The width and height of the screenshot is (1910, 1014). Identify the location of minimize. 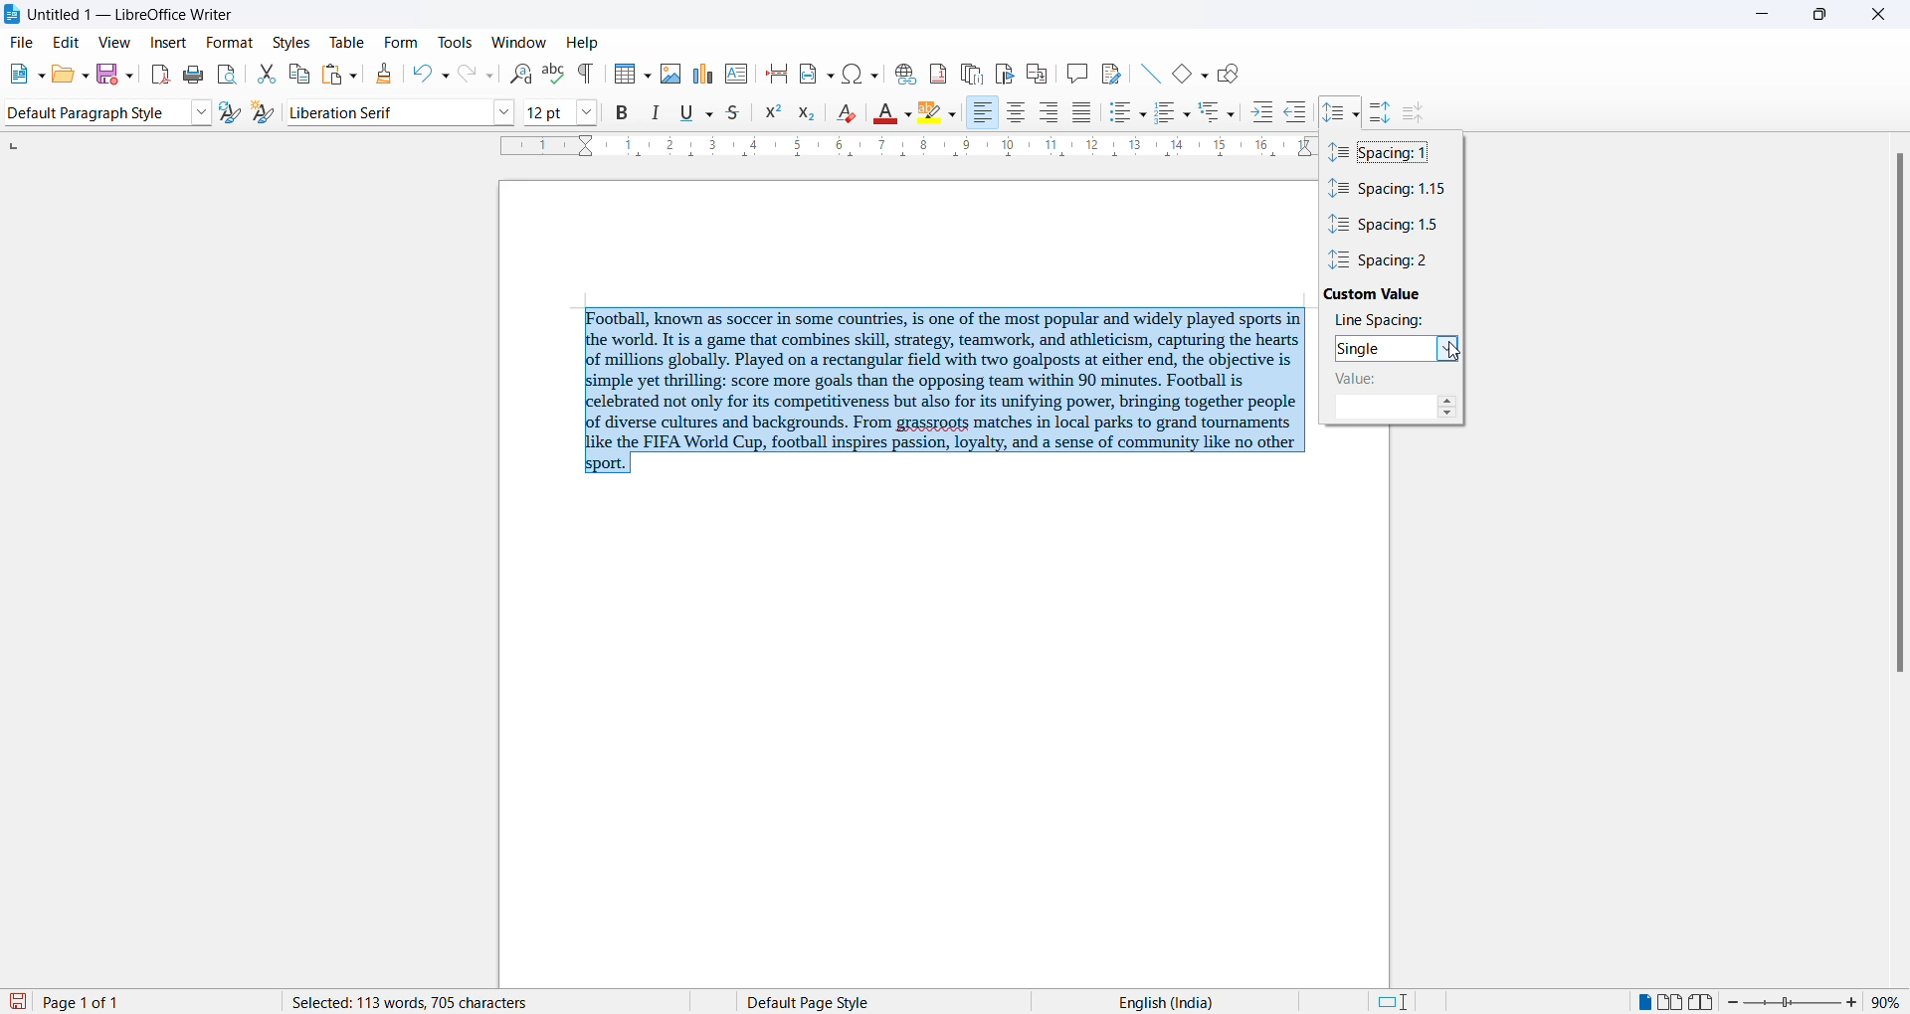
(1753, 15).